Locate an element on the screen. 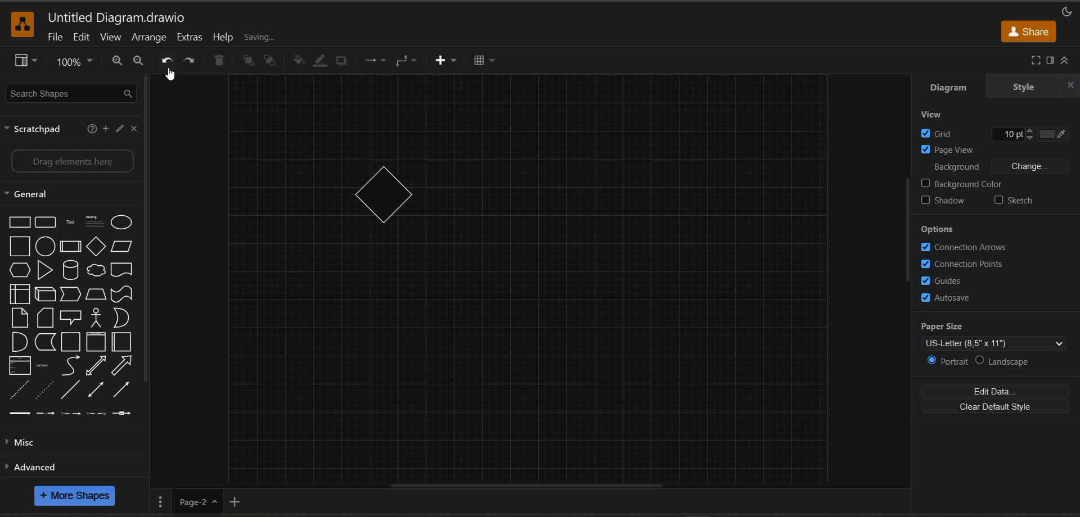 Image resolution: width=1080 pixels, height=517 pixels. advanced is located at coordinates (34, 468).